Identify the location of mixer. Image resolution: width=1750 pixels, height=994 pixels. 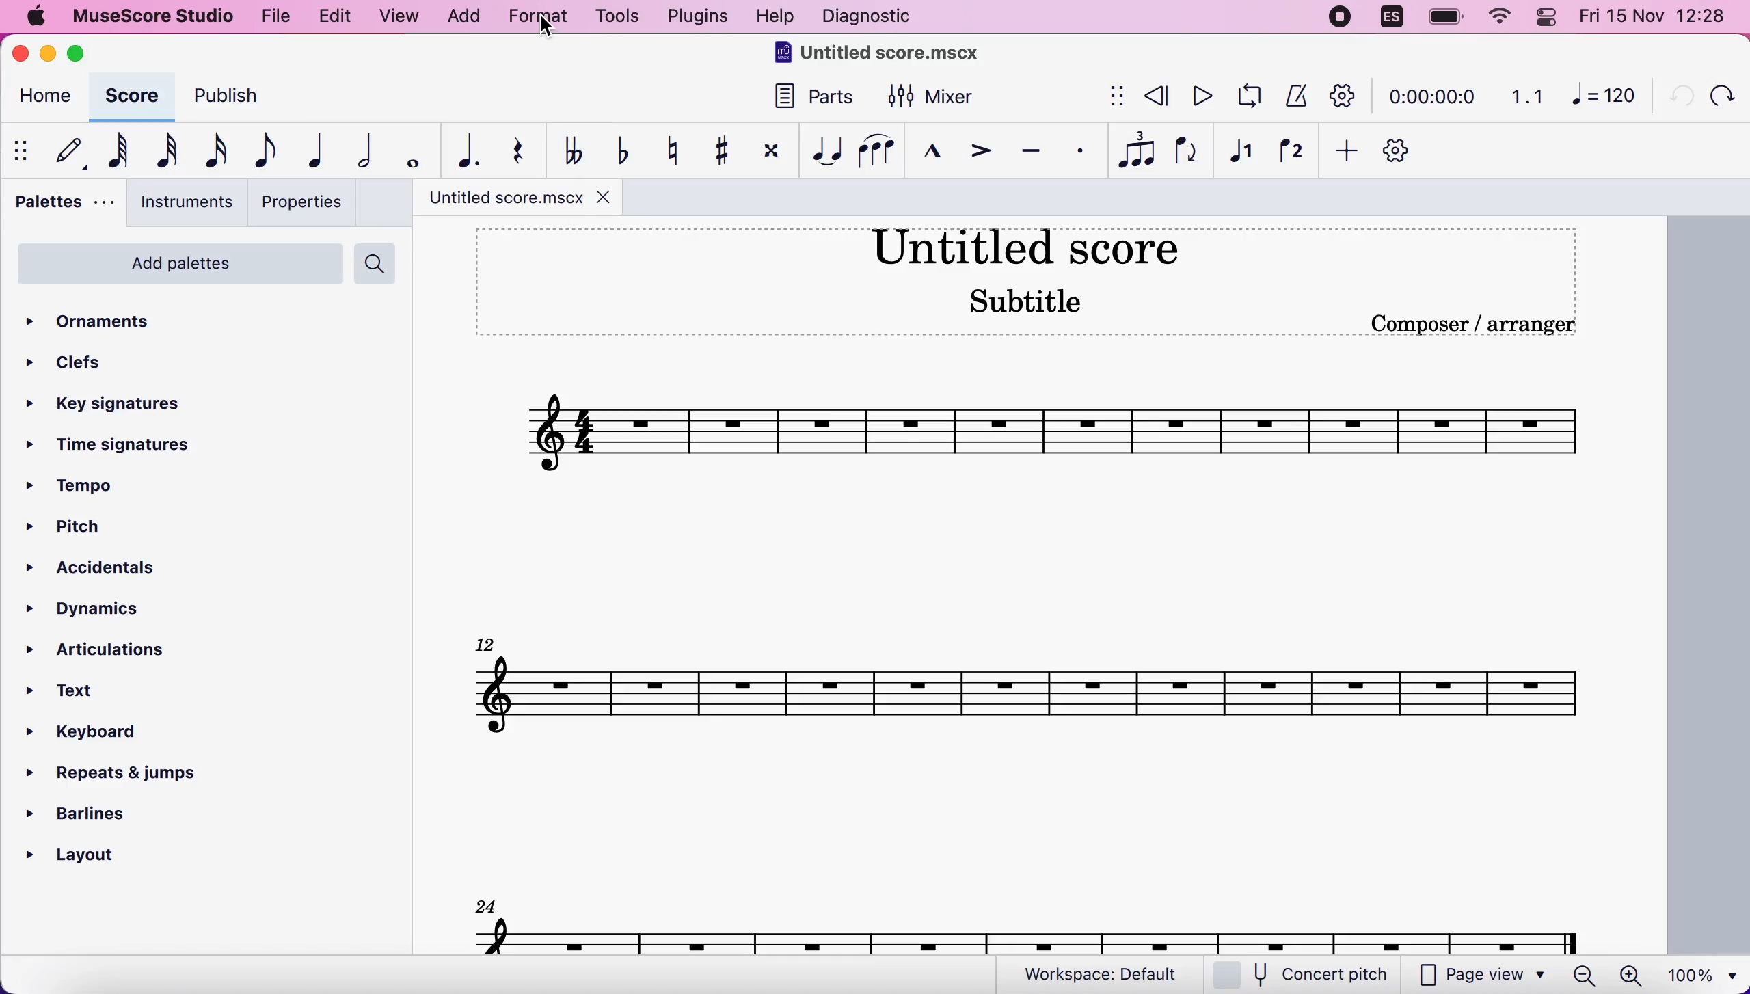
(932, 98).